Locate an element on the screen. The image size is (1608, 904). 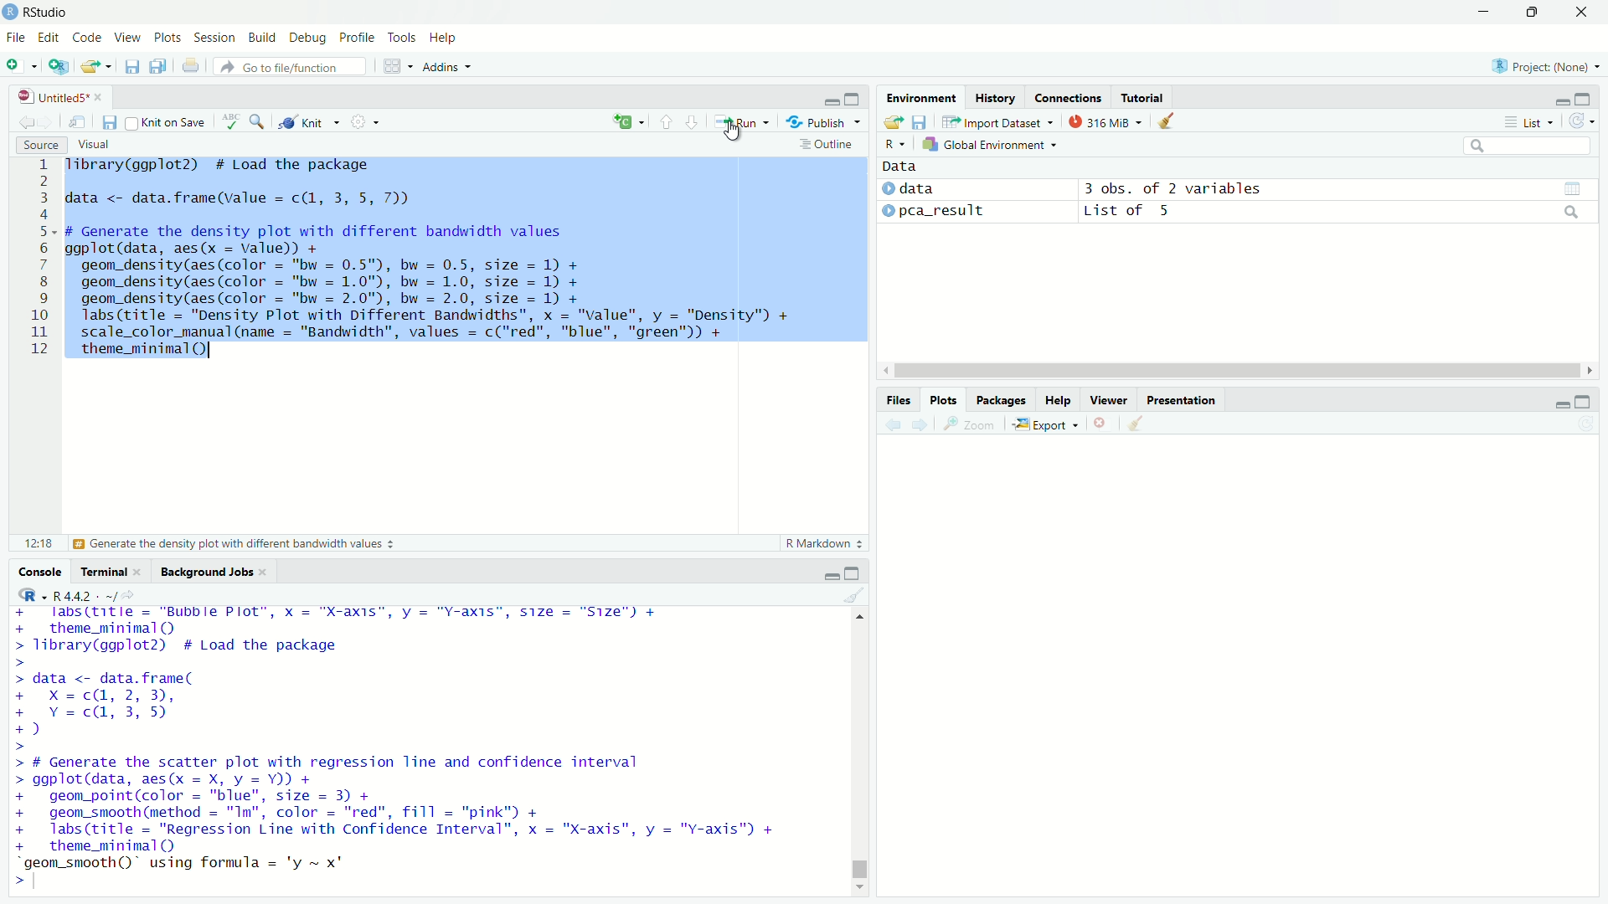
New file is located at coordinates (22, 65).